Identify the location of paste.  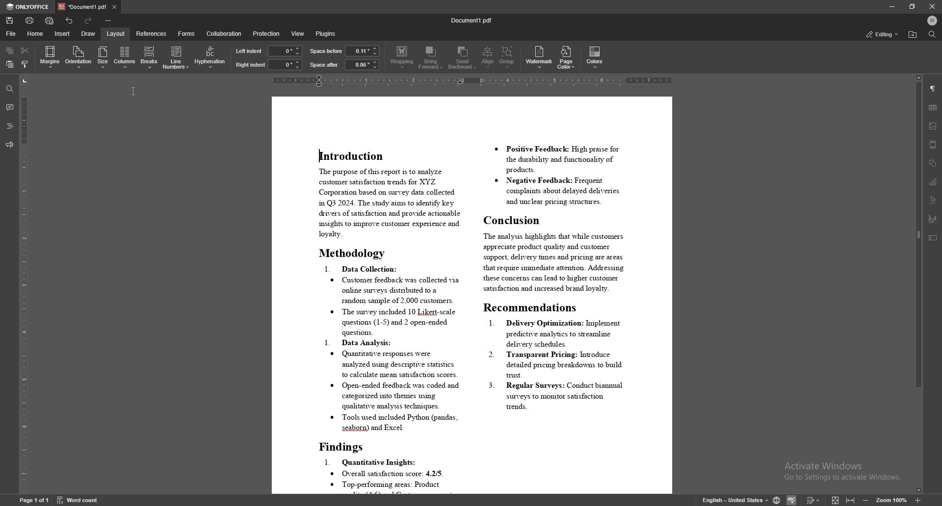
(10, 64).